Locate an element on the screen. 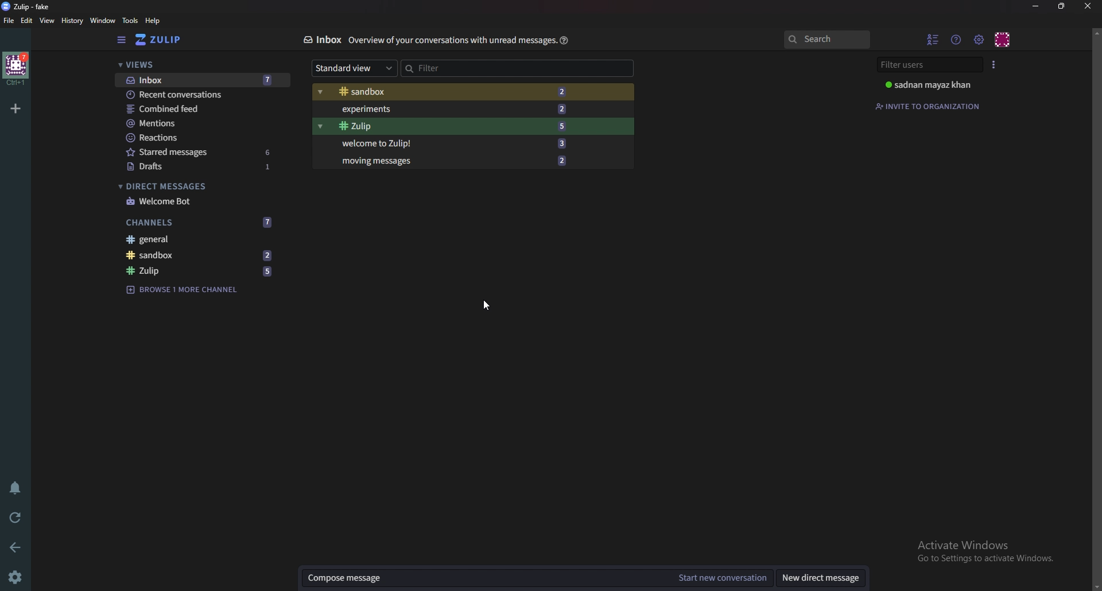  5 is located at coordinates (268, 270).